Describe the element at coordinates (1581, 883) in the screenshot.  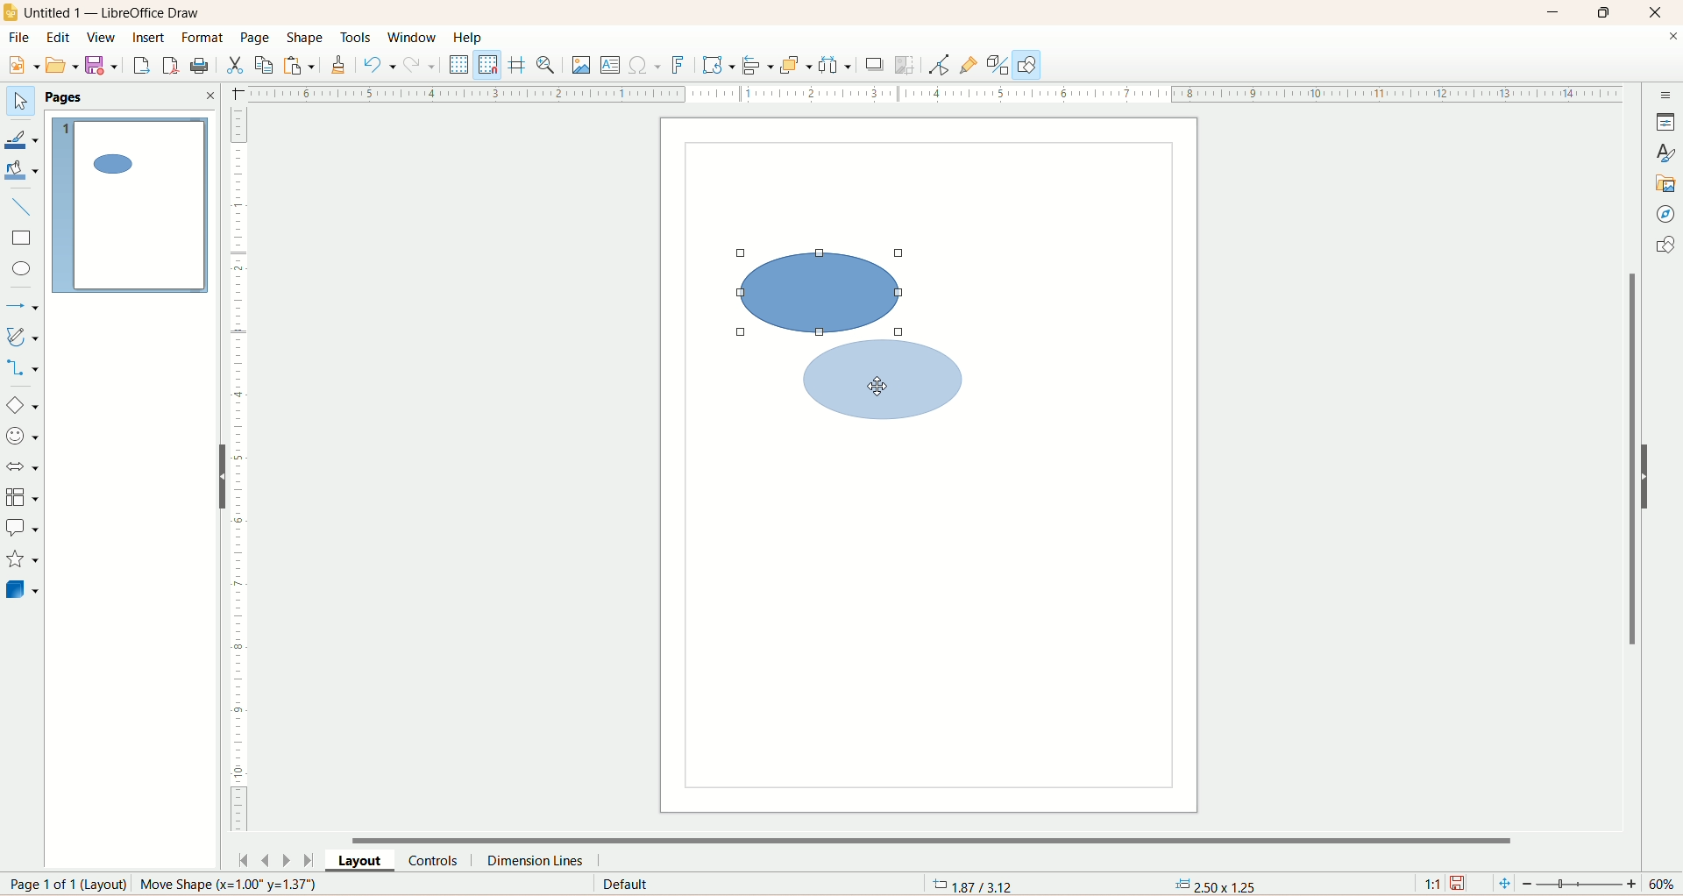
I see `zoom factor` at that location.